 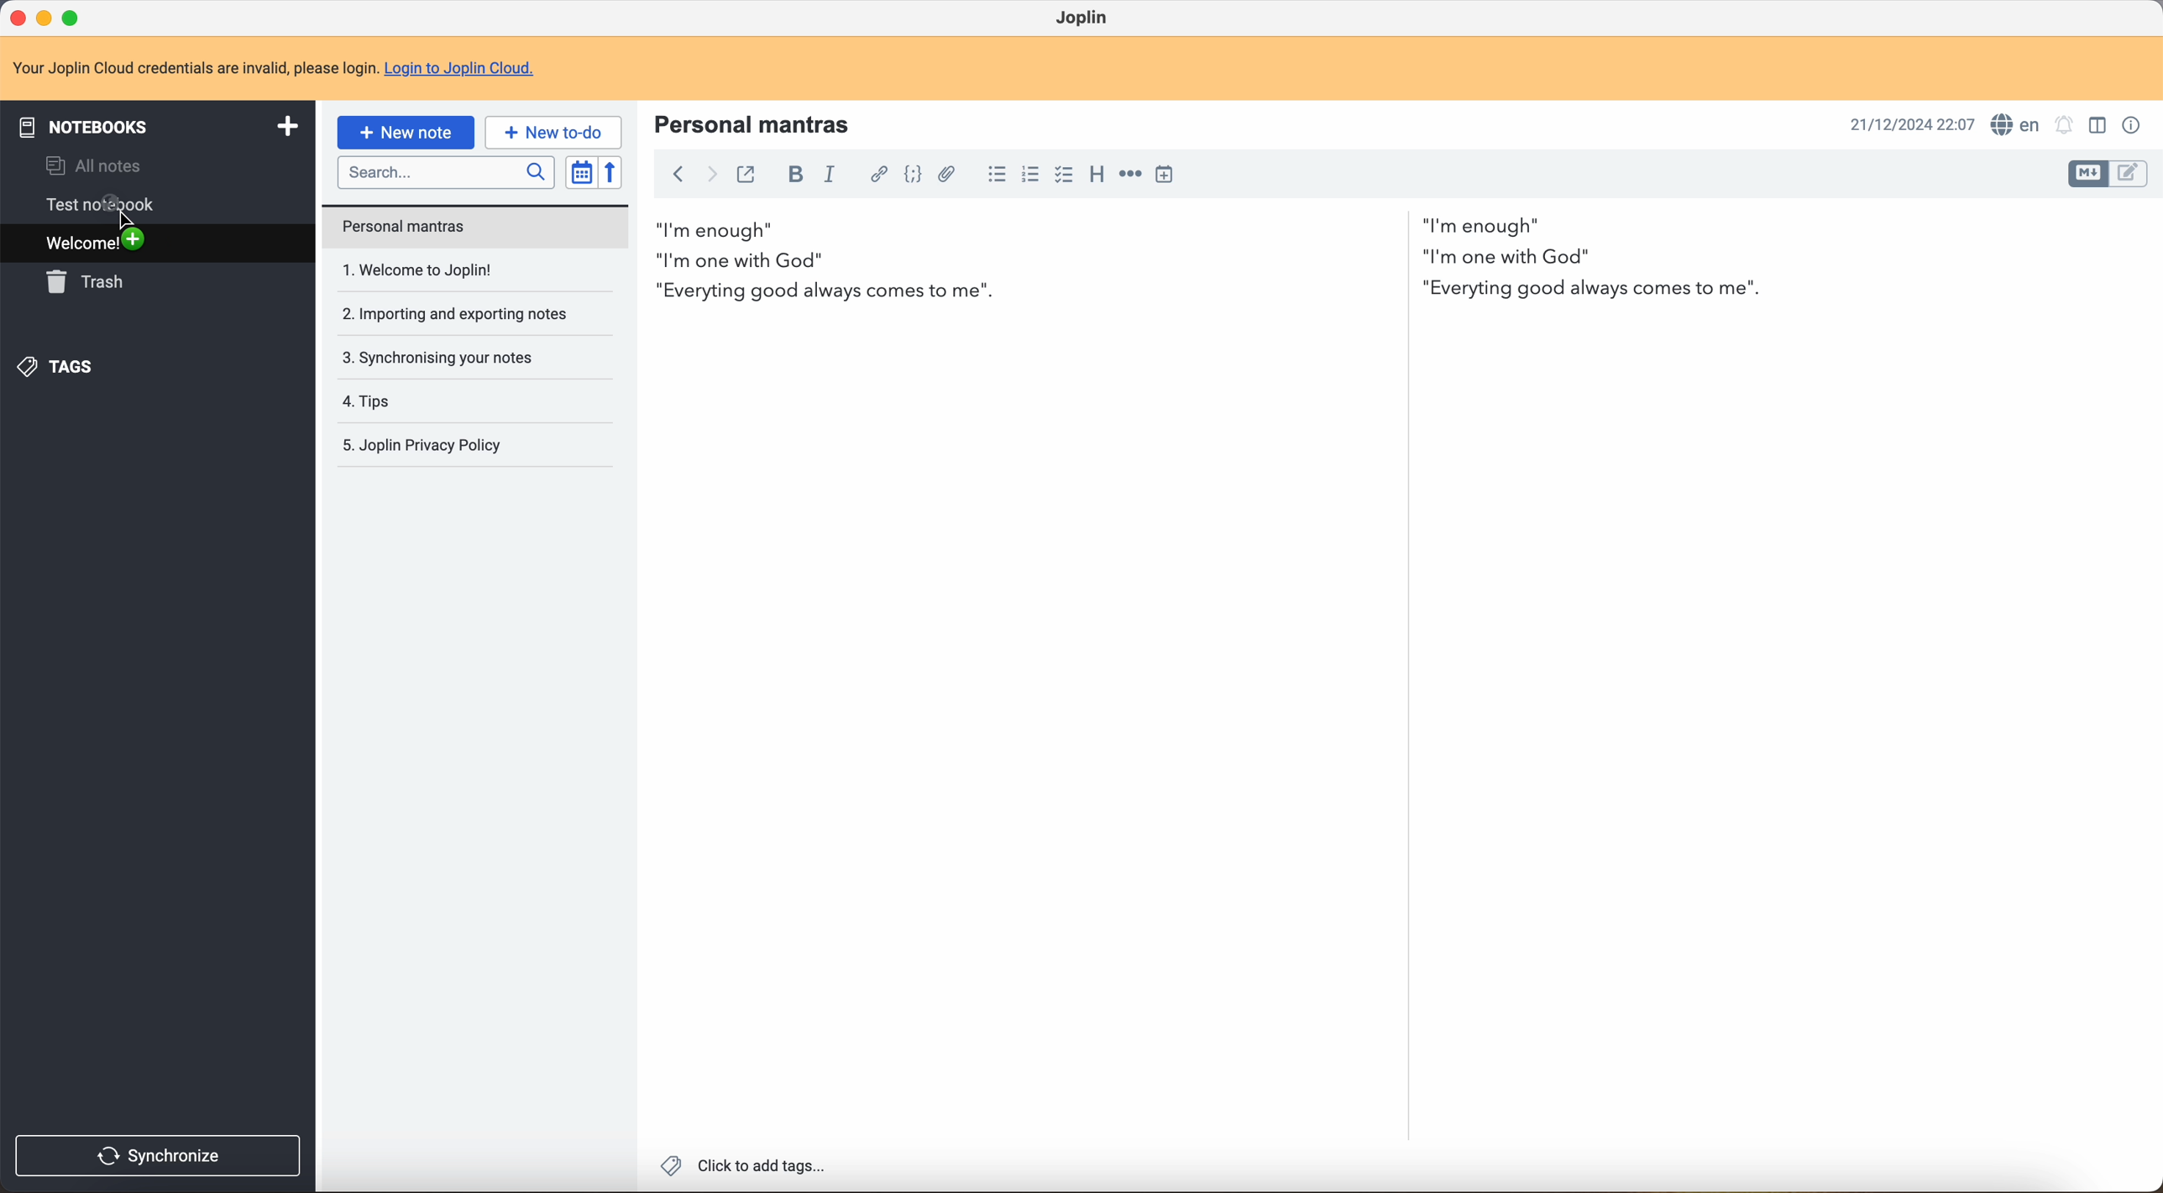 I want to click on personal mantras note, so click(x=476, y=226).